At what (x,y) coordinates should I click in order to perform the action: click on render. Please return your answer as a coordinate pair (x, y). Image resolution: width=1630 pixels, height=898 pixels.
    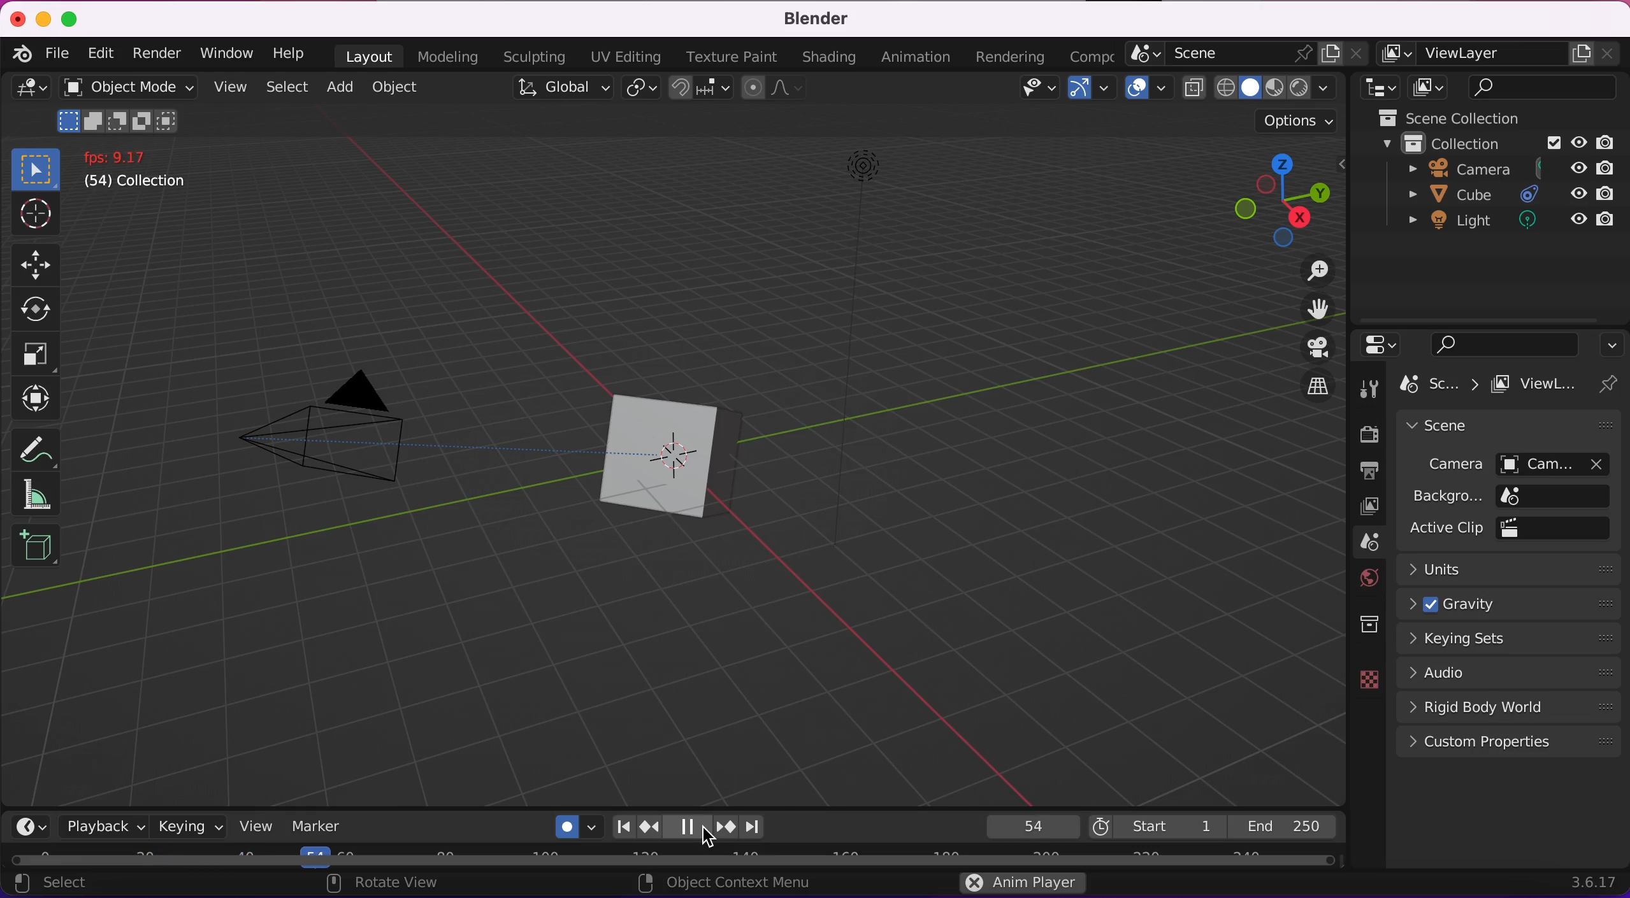
    Looking at the image, I should click on (153, 55).